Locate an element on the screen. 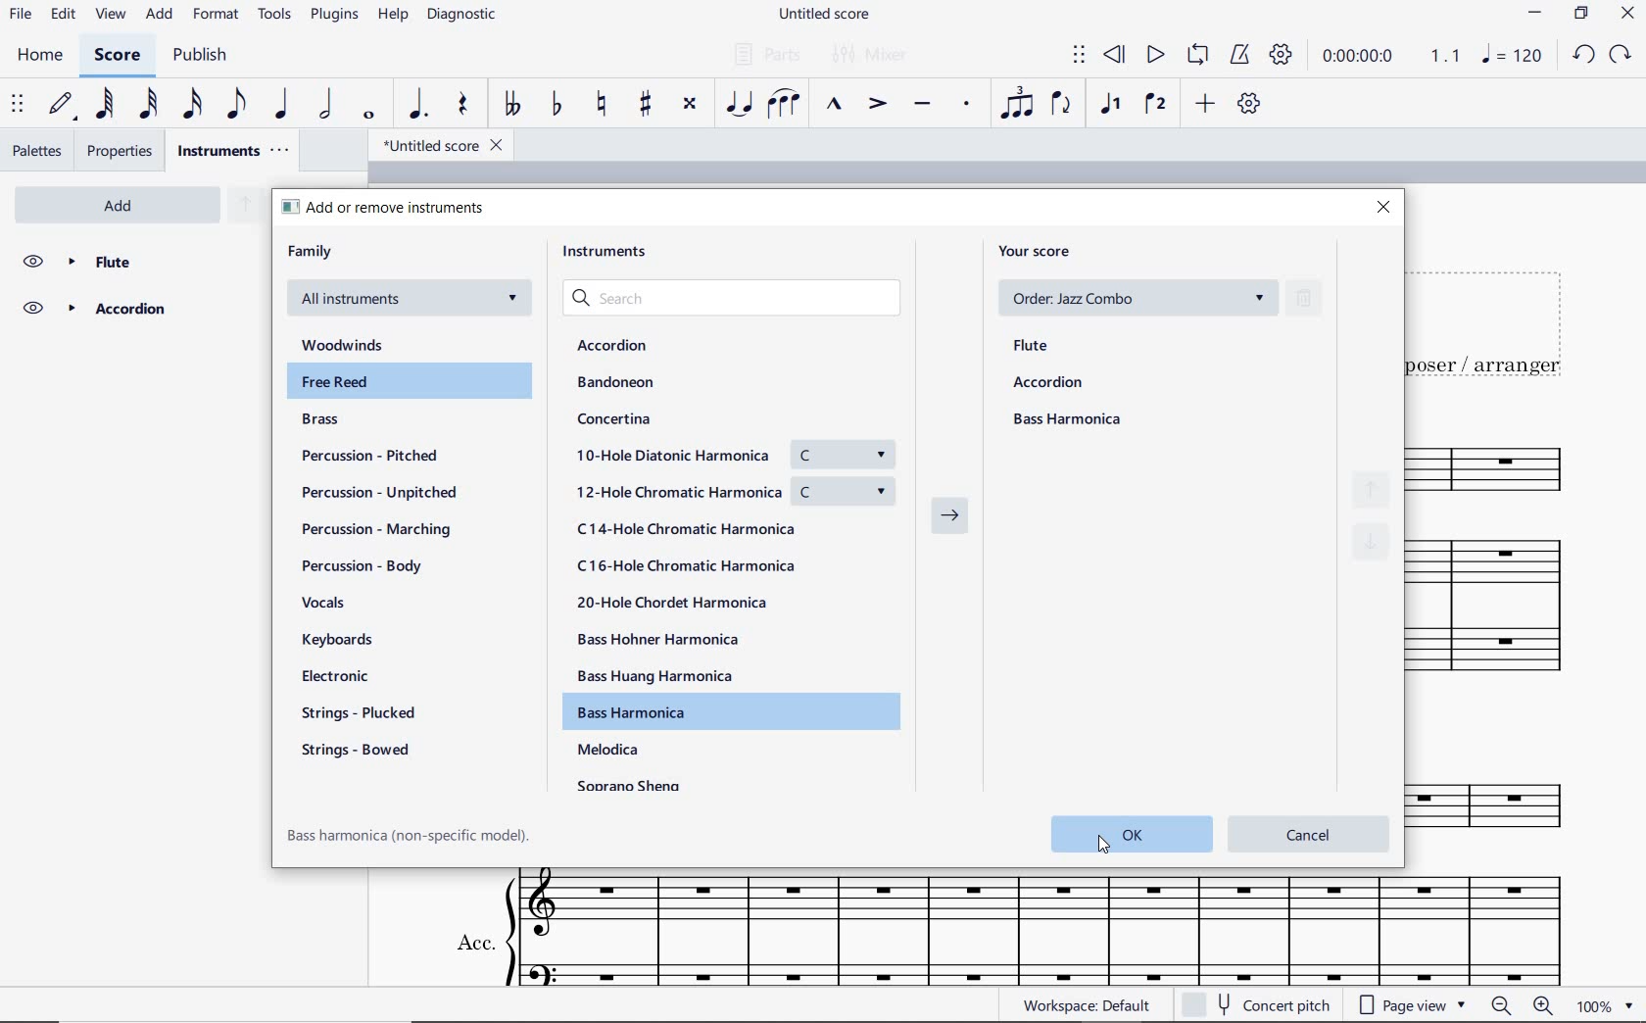  cancel is located at coordinates (1308, 831).